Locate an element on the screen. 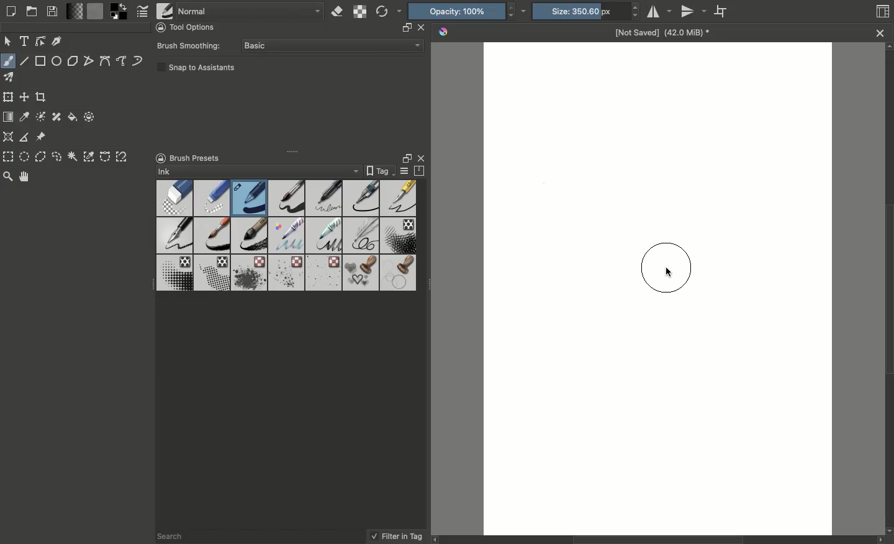 The width and height of the screenshot is (894, 544). Choose brush preset is located at coordinates (165, 11).